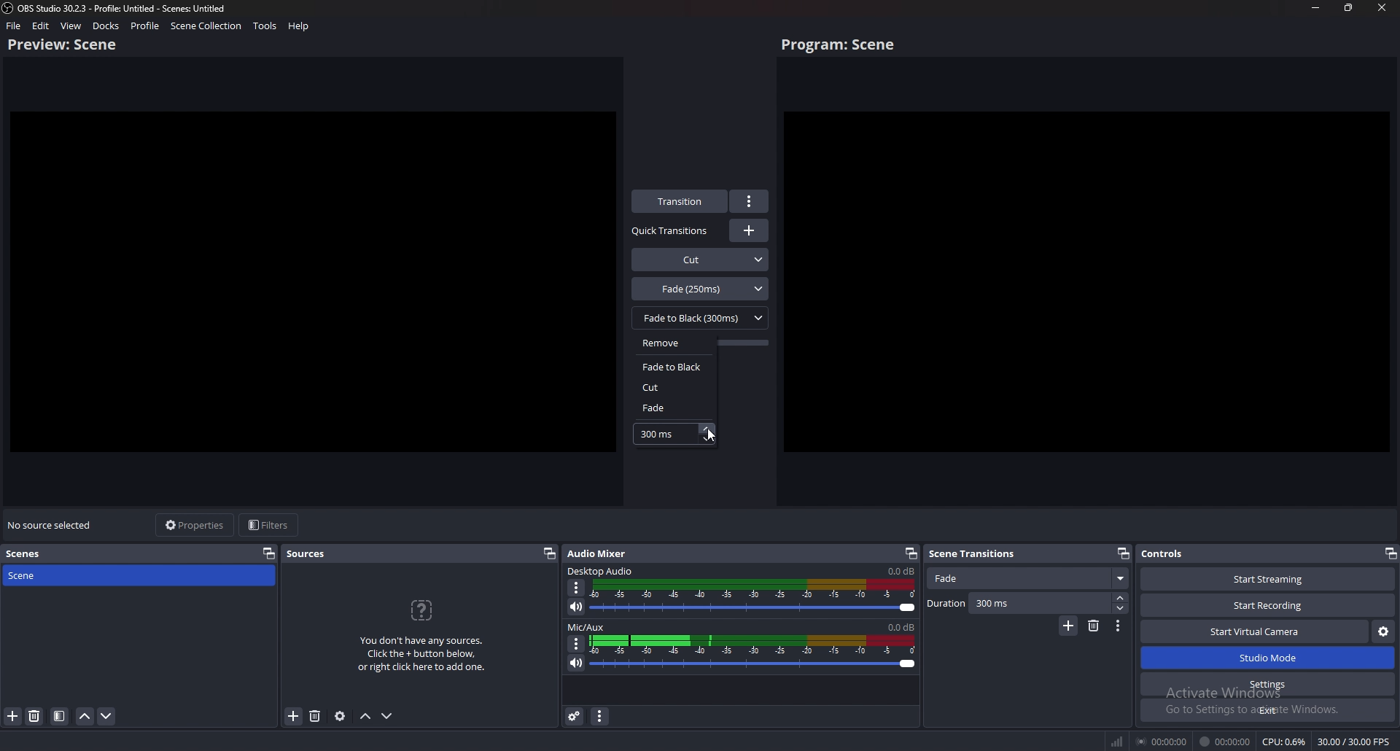  Describe the element at coordinates (147, 26) in the screenshot. I see `profile` at that location.